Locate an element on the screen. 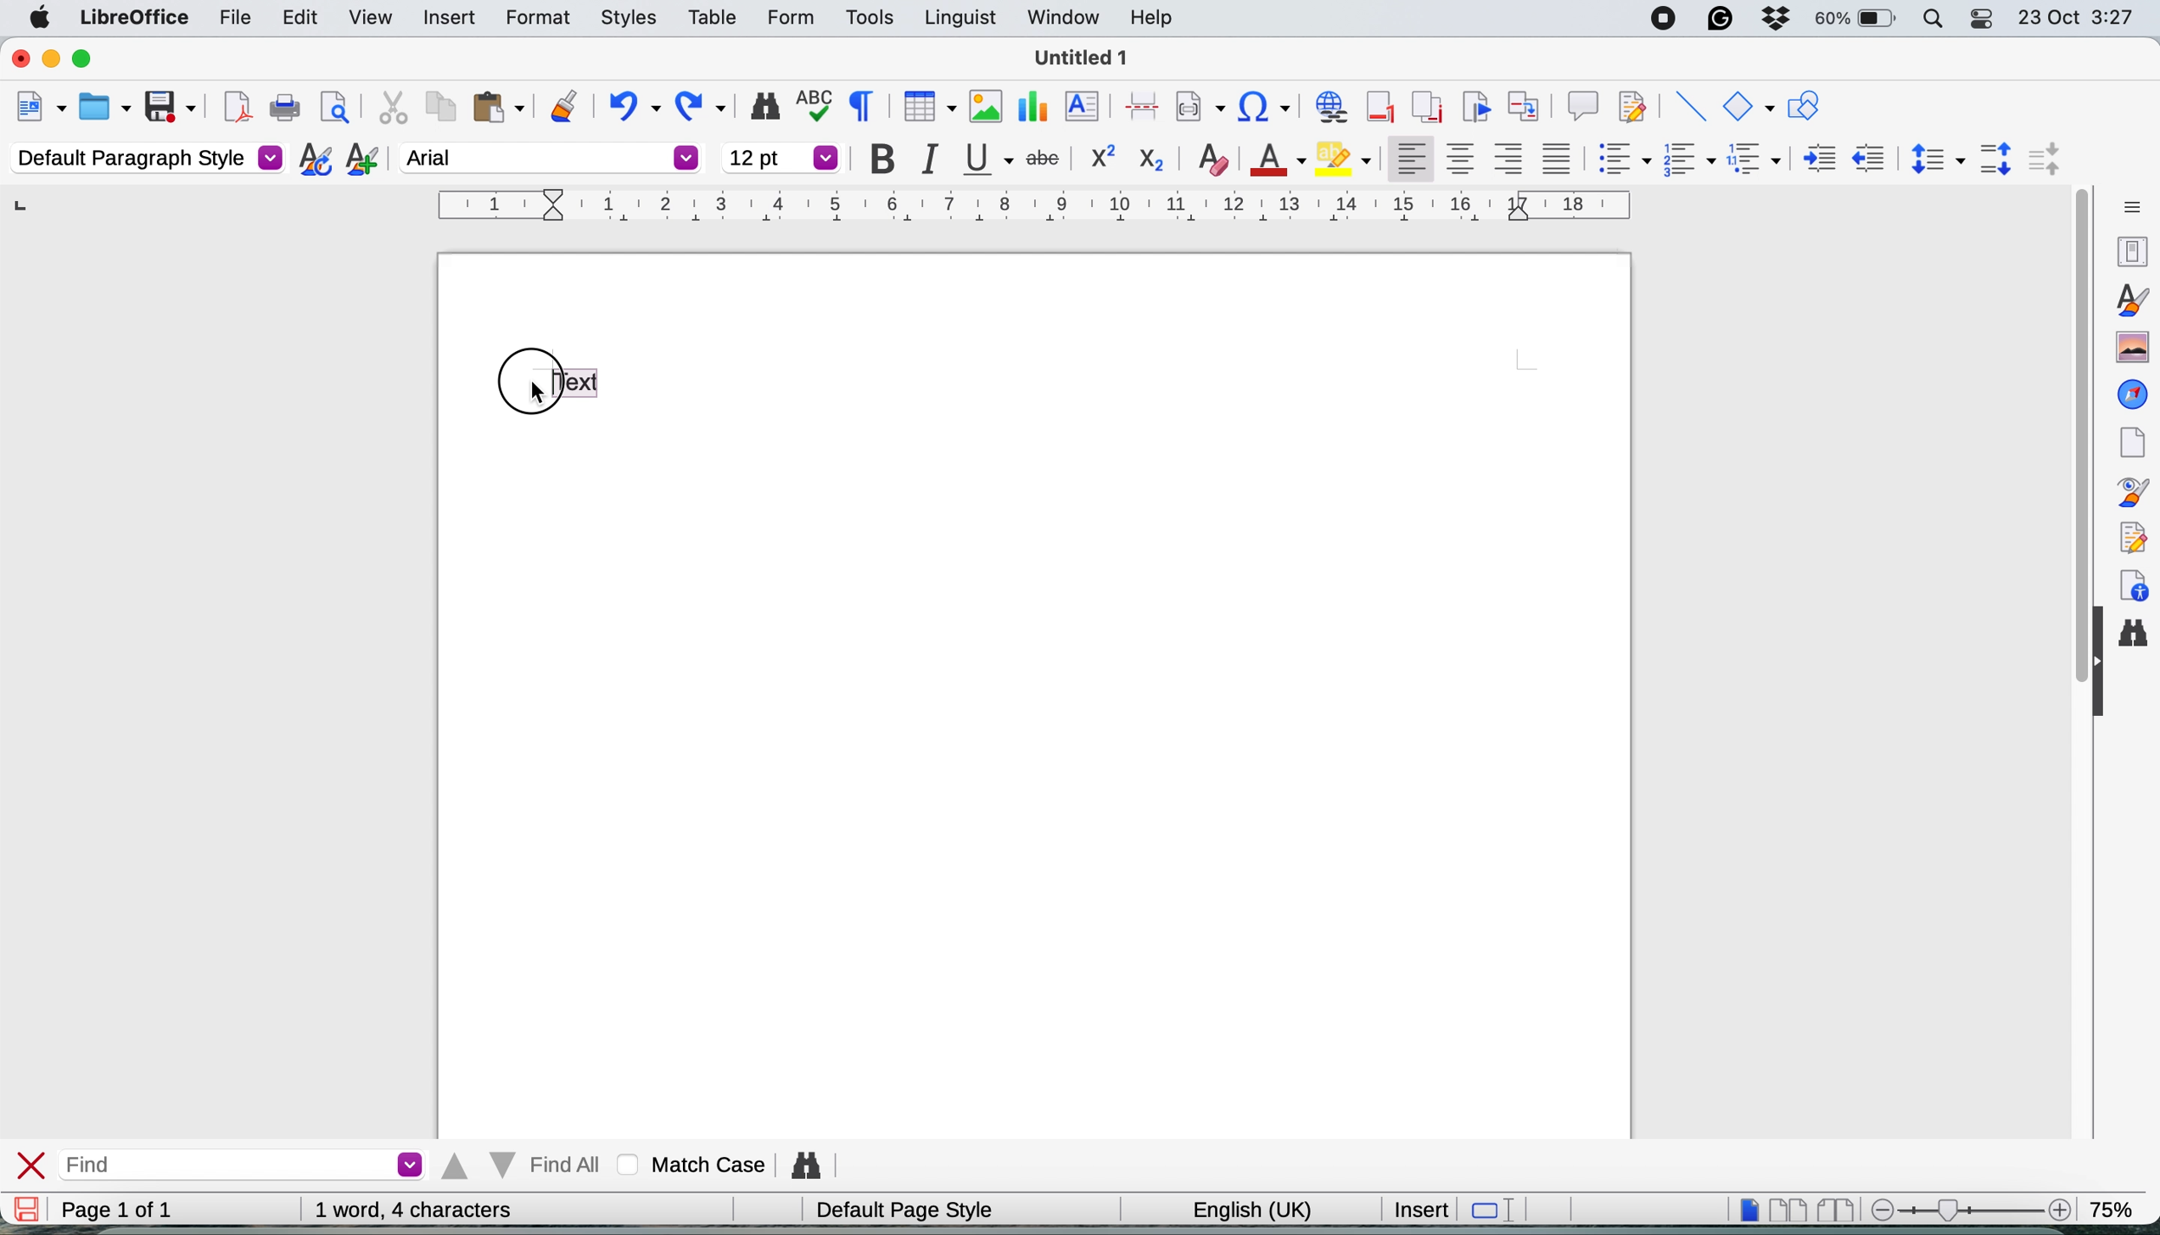  default page style is located at coordinates (900, 1210).